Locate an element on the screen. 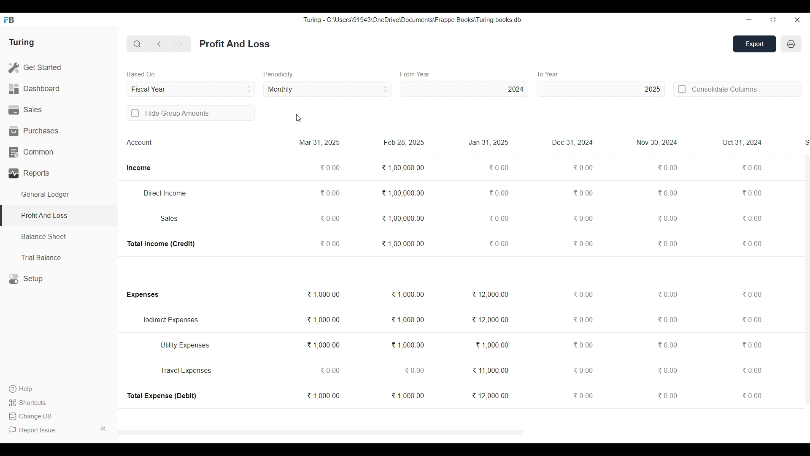 This screenshot has width=810, height=456. Utility Expenses is located at coordinates (186, 345).